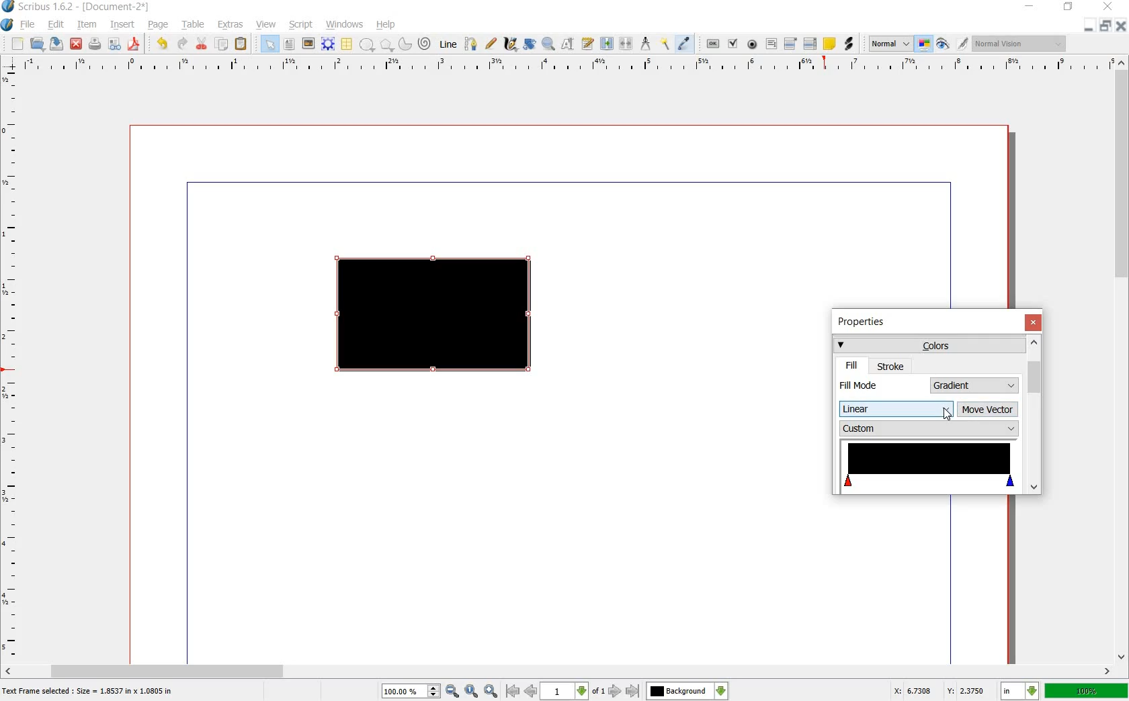  Describe the element at coordinates (928, 344) in the screenshot. I see `colors` at that location.